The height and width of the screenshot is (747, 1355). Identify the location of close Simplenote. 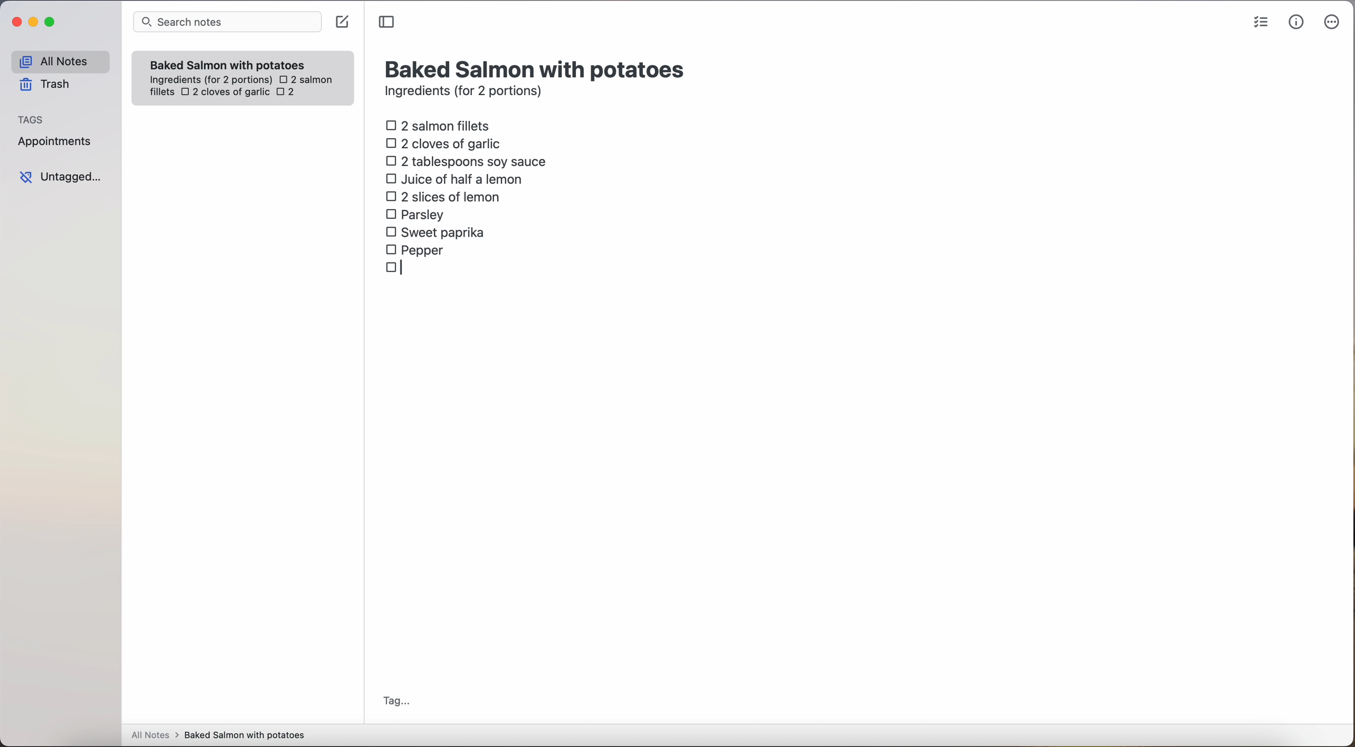
(15, 23).